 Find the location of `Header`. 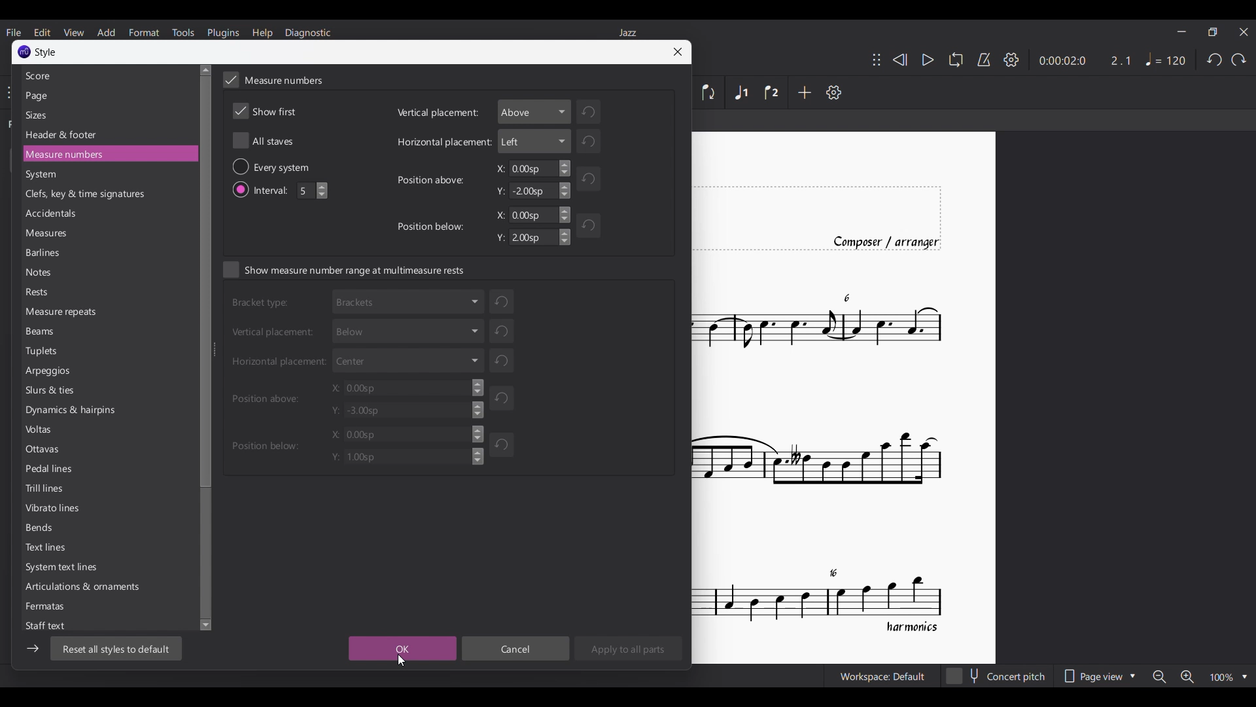

Header is located at coordinates (62, 136).